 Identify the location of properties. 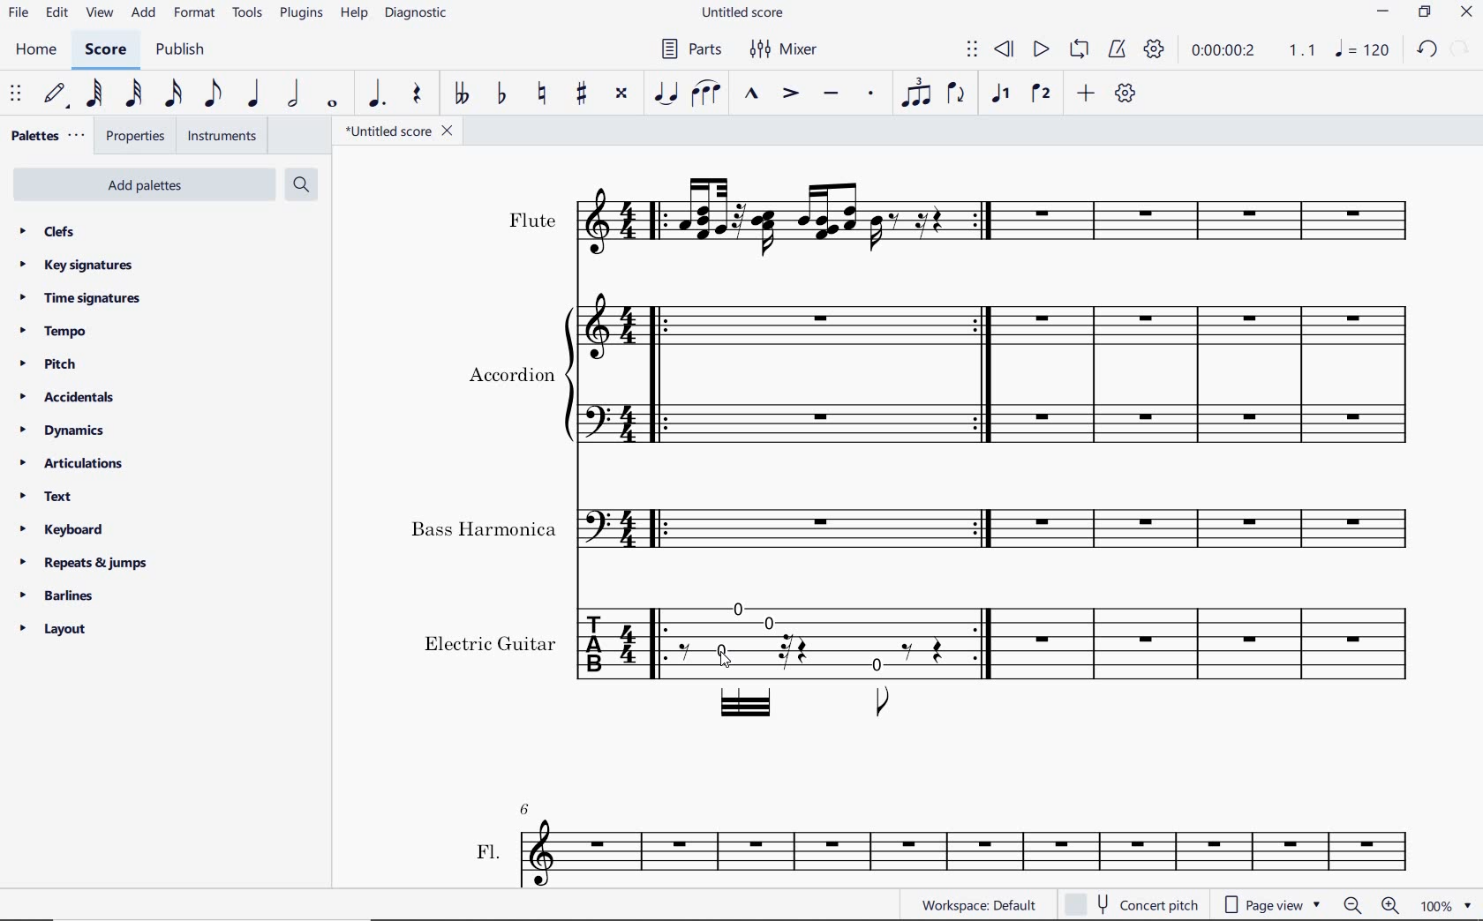
(133, 139).